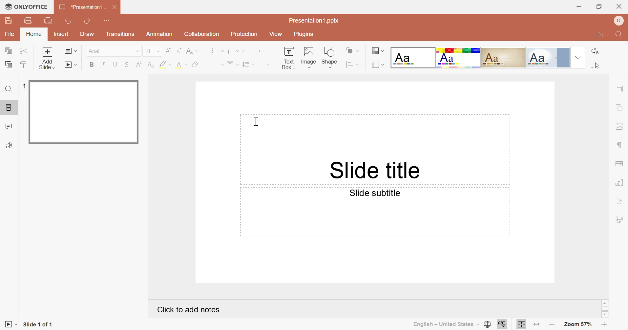  What do you see at coordinates (161, 35) in the screenshot?
I see `Animation` at bounding box center [161, 35].